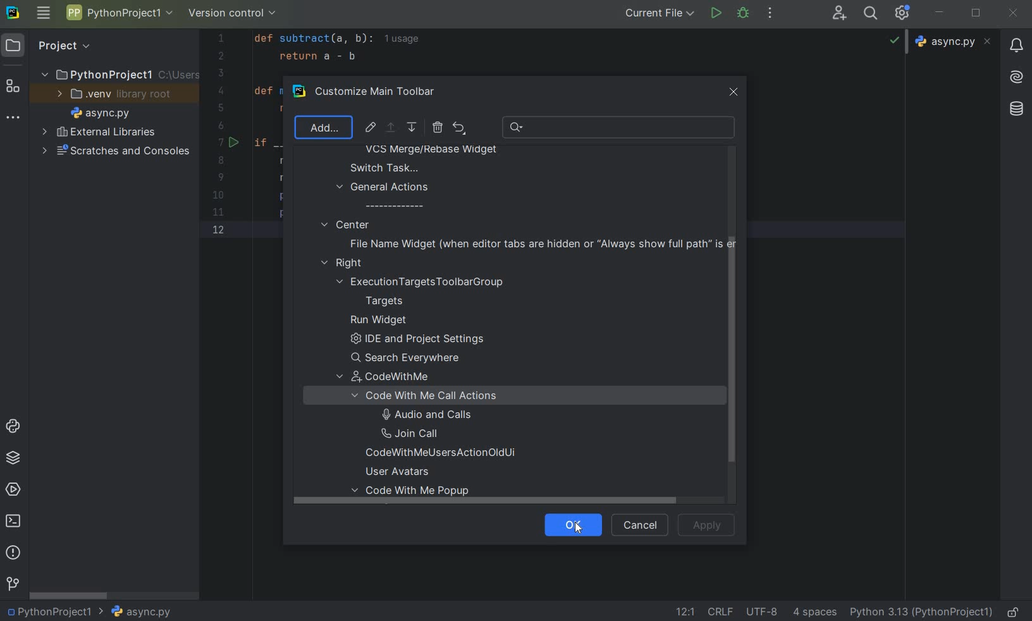 The width and height of the screenshot is (1032, 621). I want to click on ok, so click(571, 525).